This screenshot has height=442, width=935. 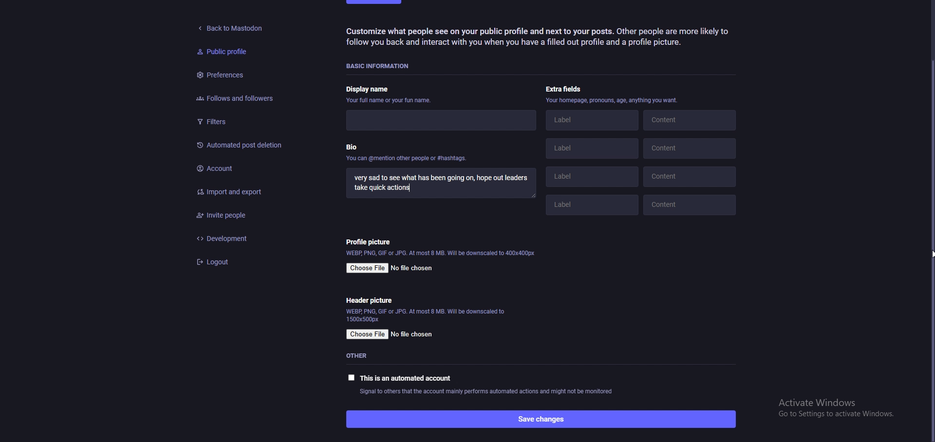 What do you see at coordinates (246, 238) in the screenshot?
I see `development` at bounding box center [246, 238].